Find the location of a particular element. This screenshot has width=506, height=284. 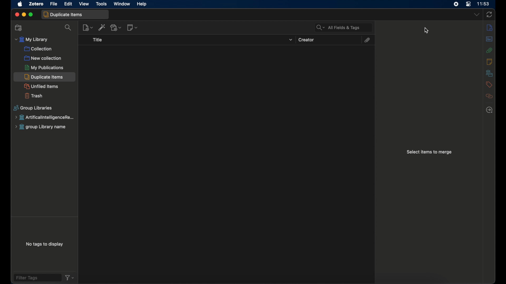

zotero is located at coordinates (36, 3).